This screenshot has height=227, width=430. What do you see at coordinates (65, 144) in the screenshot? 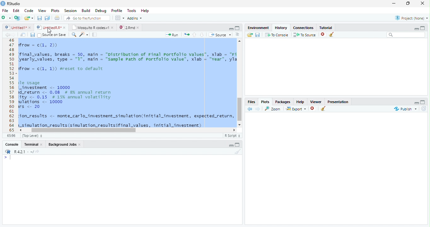
I see `Background Jobs.` at bounding box center [65, 144].